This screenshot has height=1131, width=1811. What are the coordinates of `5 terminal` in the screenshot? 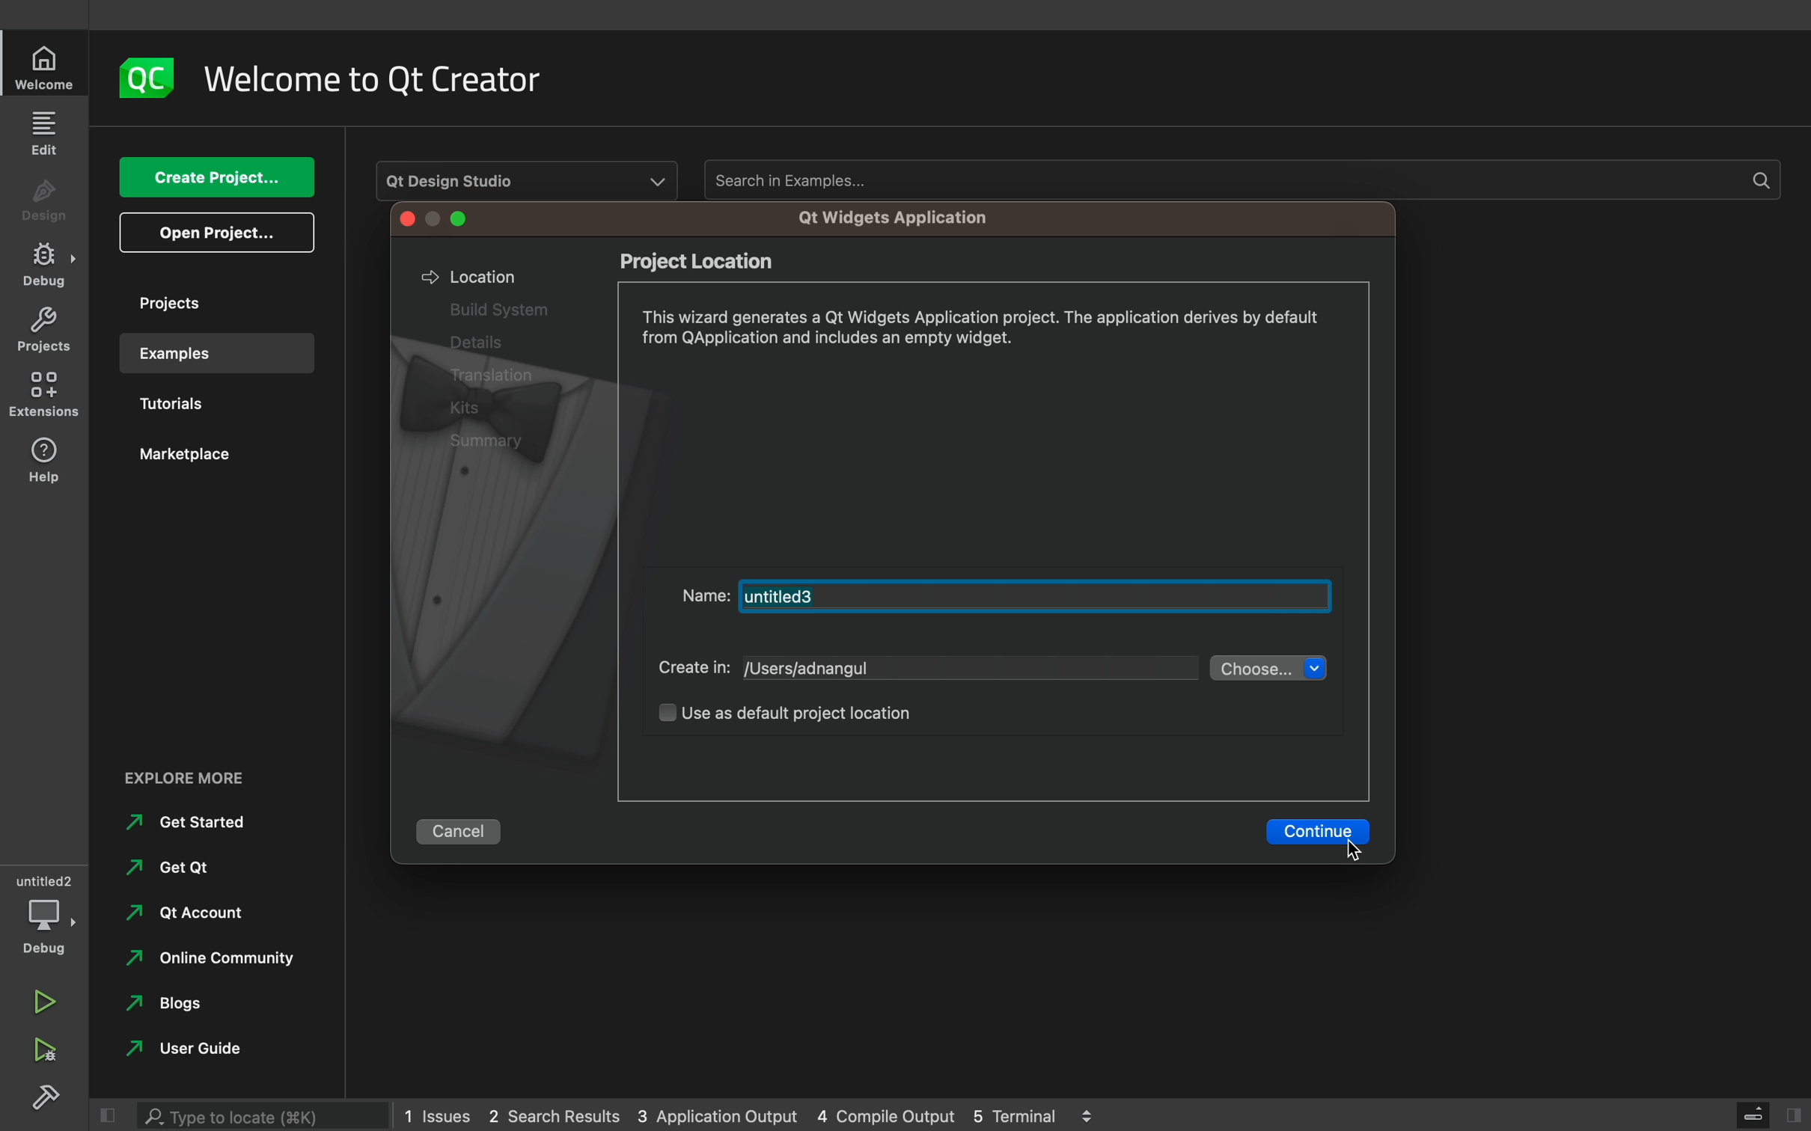 It's located at (1021, 1114).